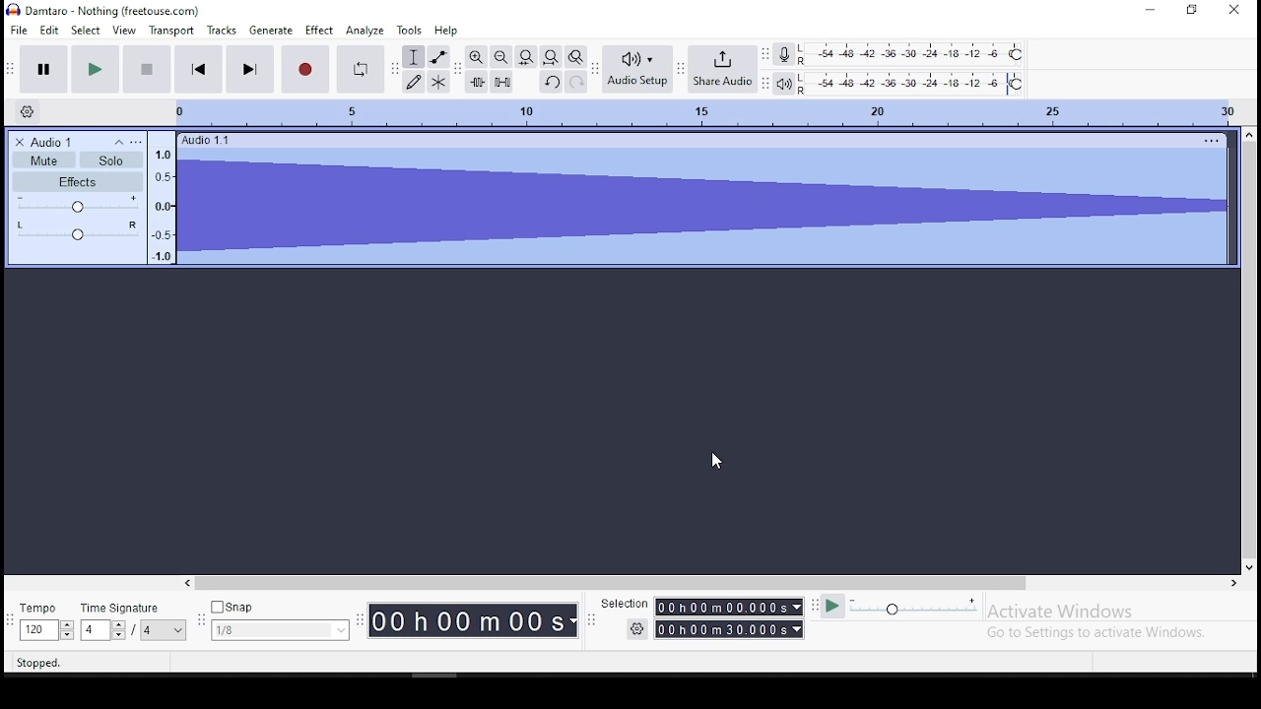  I want to click on restore, so click(1194, 10).